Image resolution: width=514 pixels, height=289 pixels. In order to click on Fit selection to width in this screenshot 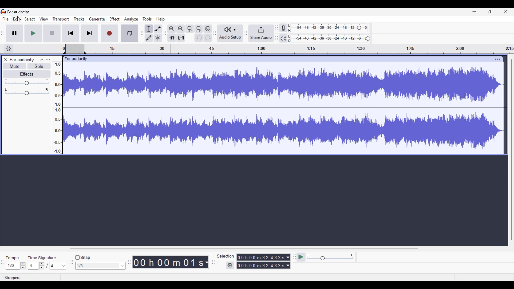, I will do `click(190, 29)`.